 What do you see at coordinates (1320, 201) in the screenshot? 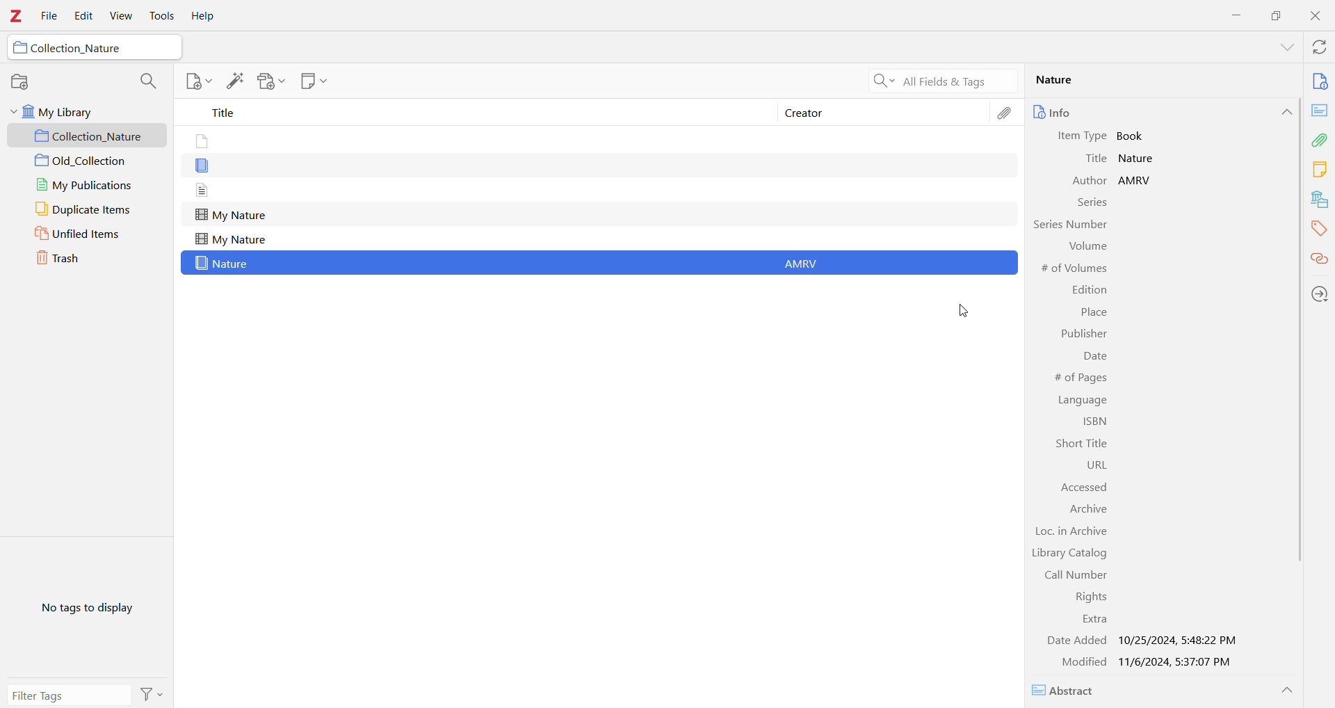
I see `Libraries and Colections` at bounding box center [1320, 201].